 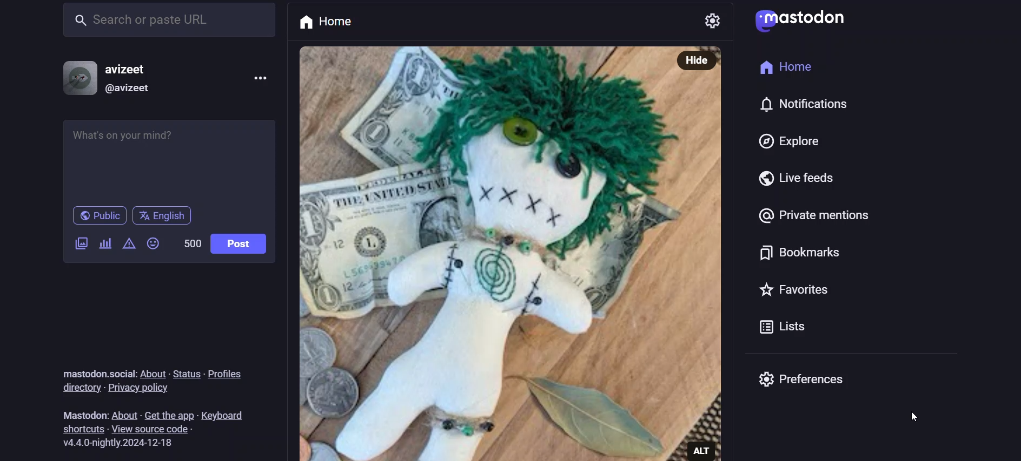 I want to click on Add a poll, so click(x=102, y=243).